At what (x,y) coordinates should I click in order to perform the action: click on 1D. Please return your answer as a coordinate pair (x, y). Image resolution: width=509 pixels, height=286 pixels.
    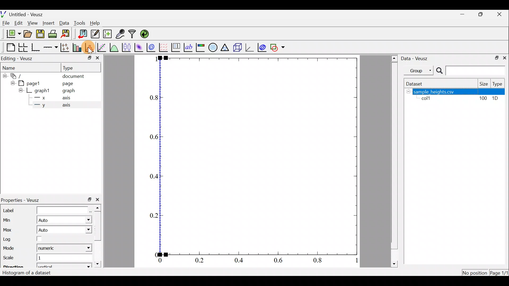
    Looking at the image, I should click on (496, 99).